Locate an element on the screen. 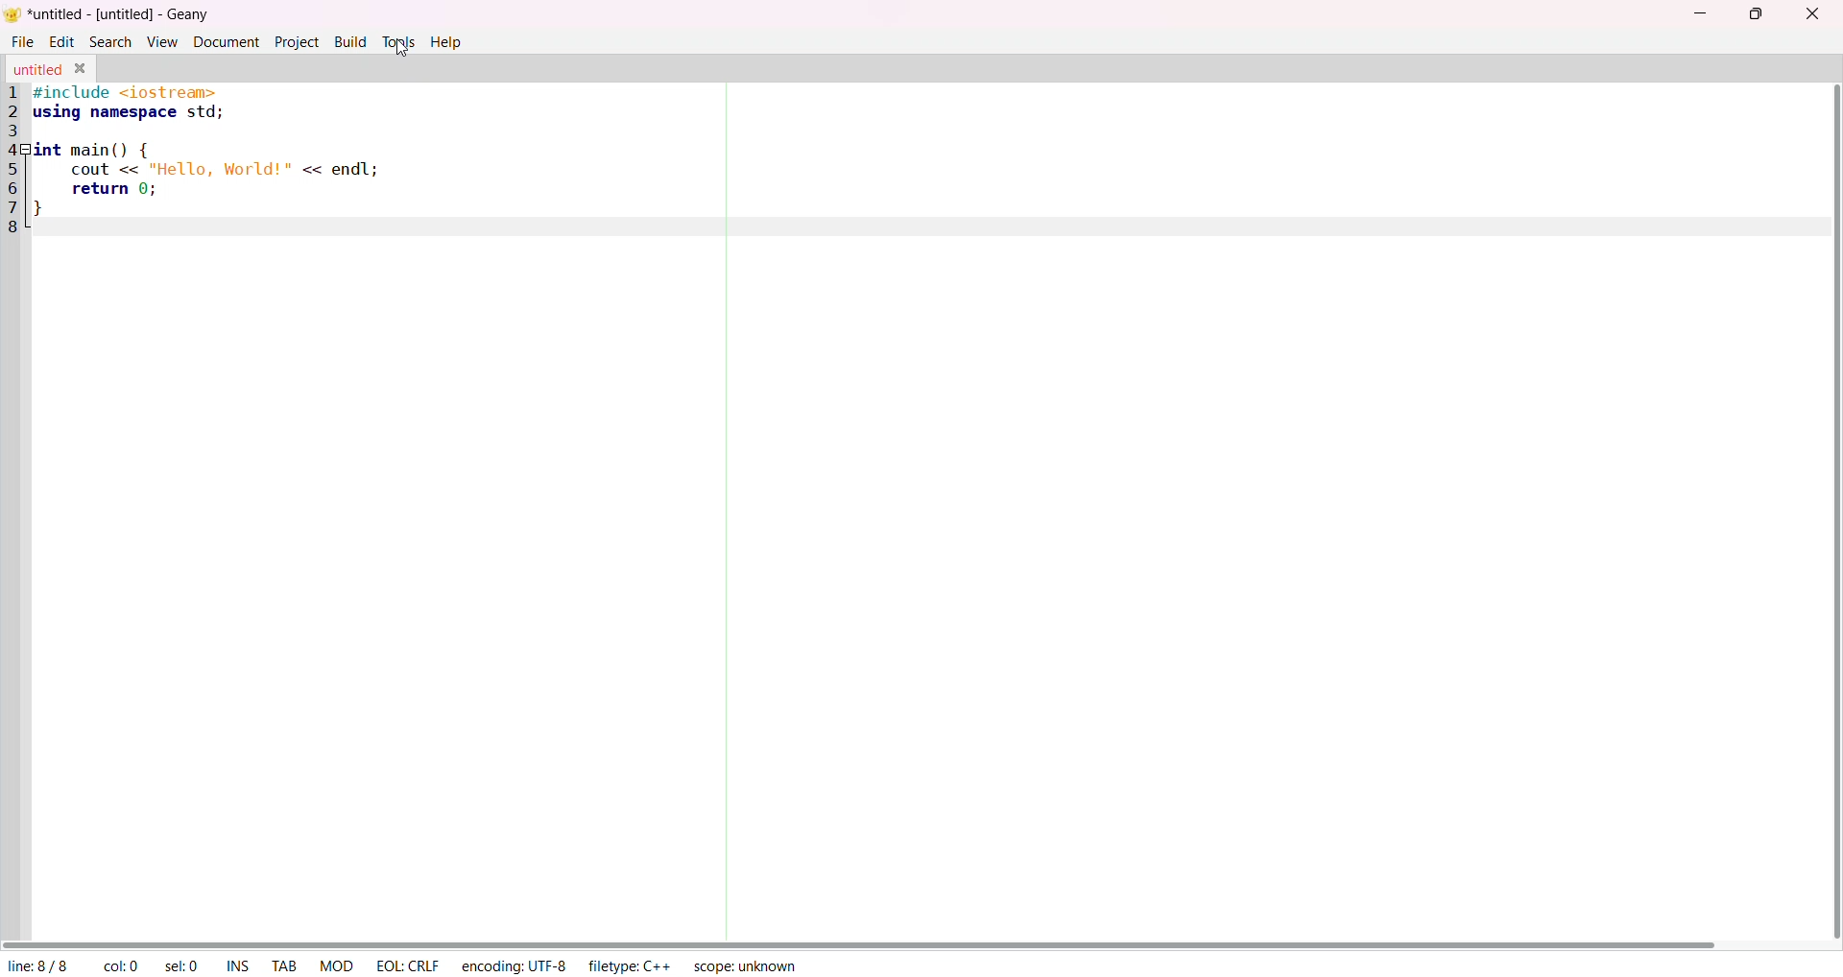 The height and width of the screenshot is (977, 1843). scope: unknown is located at coordinates (744, 965).